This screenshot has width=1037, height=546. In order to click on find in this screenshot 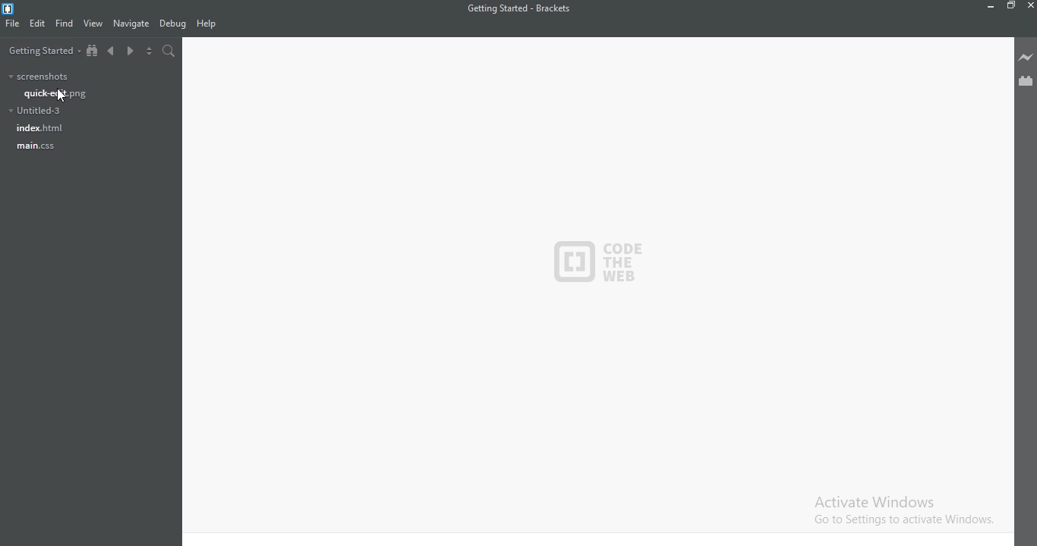, I will do `click(63, 24)`.